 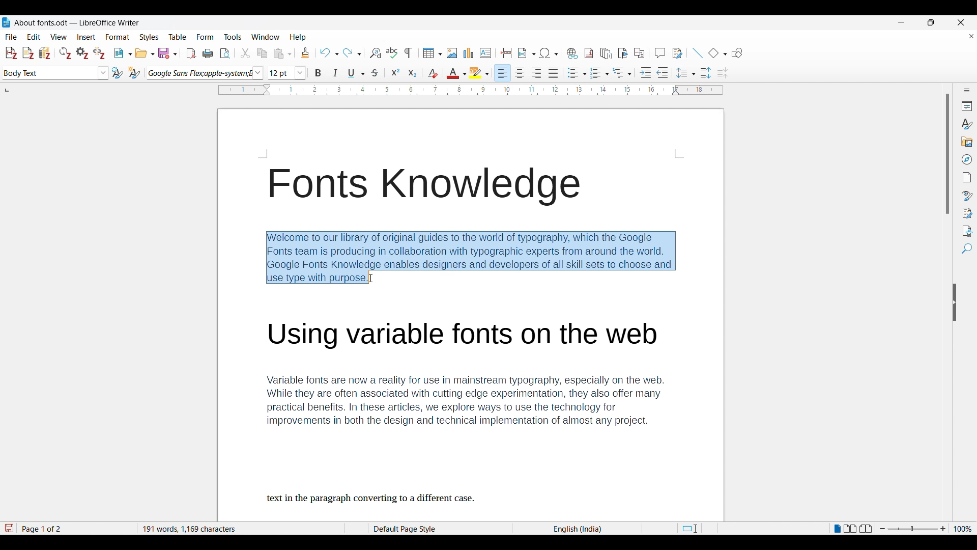 What do you see at coordinates (622, 73) in the screenshot?
I see `Select outline format` at bounding box center [622, 73].